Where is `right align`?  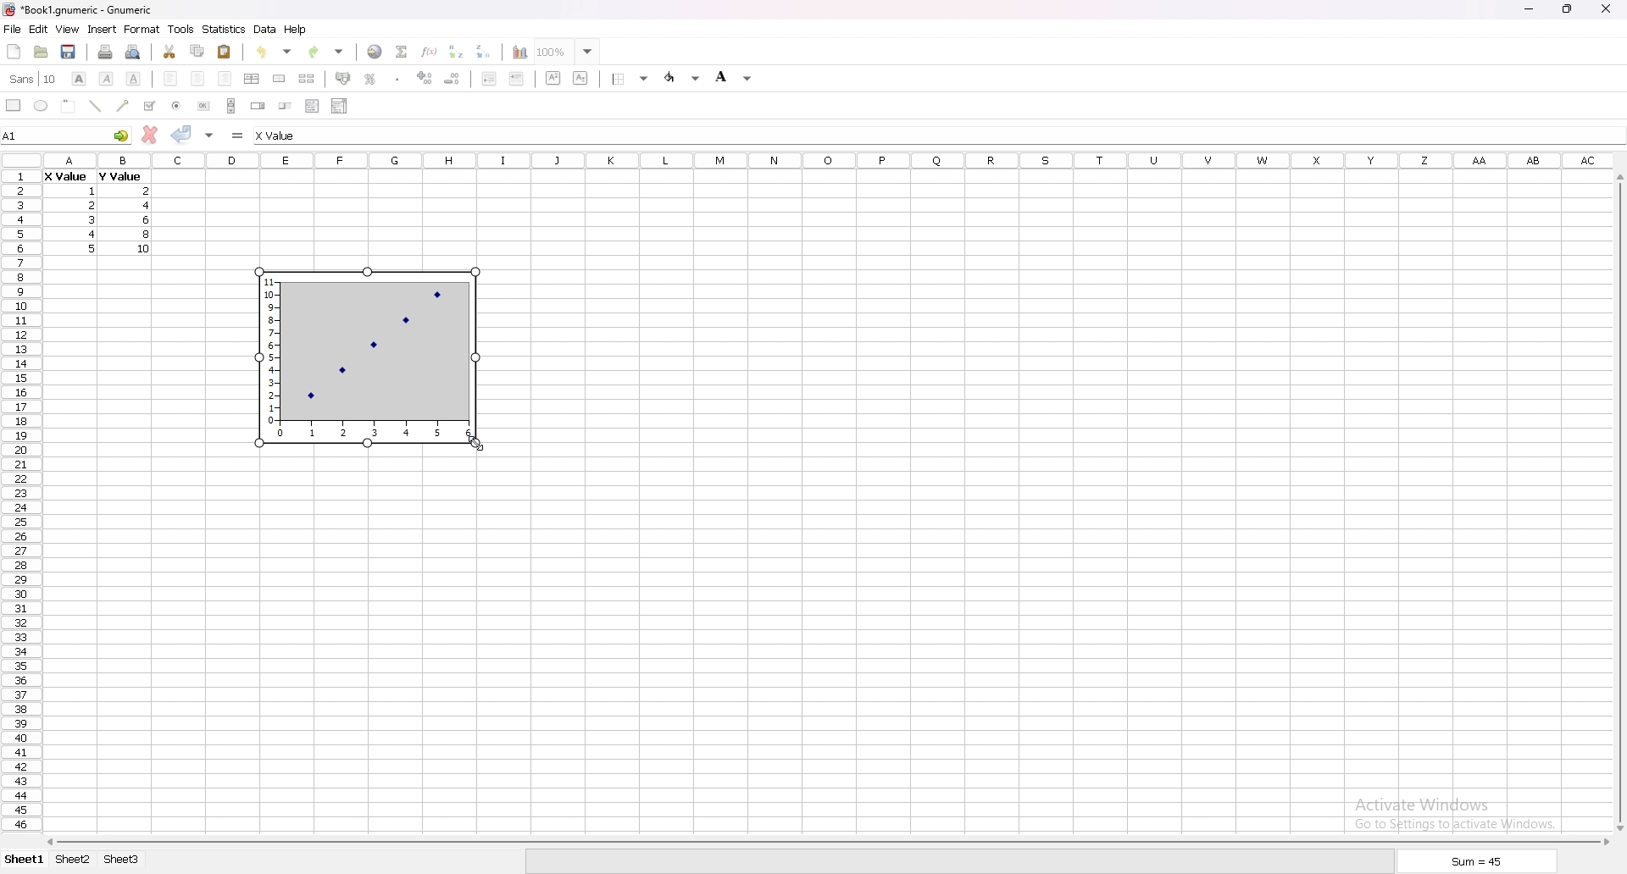 right align is located at coordinates (225, 79).